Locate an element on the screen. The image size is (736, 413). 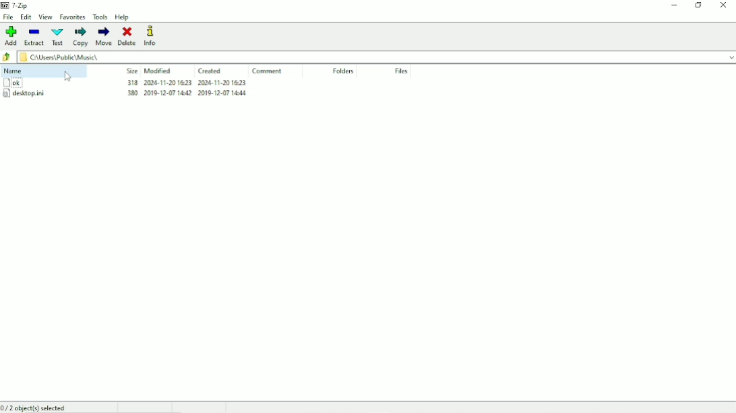
Edit is located at coordinates (26, 17).